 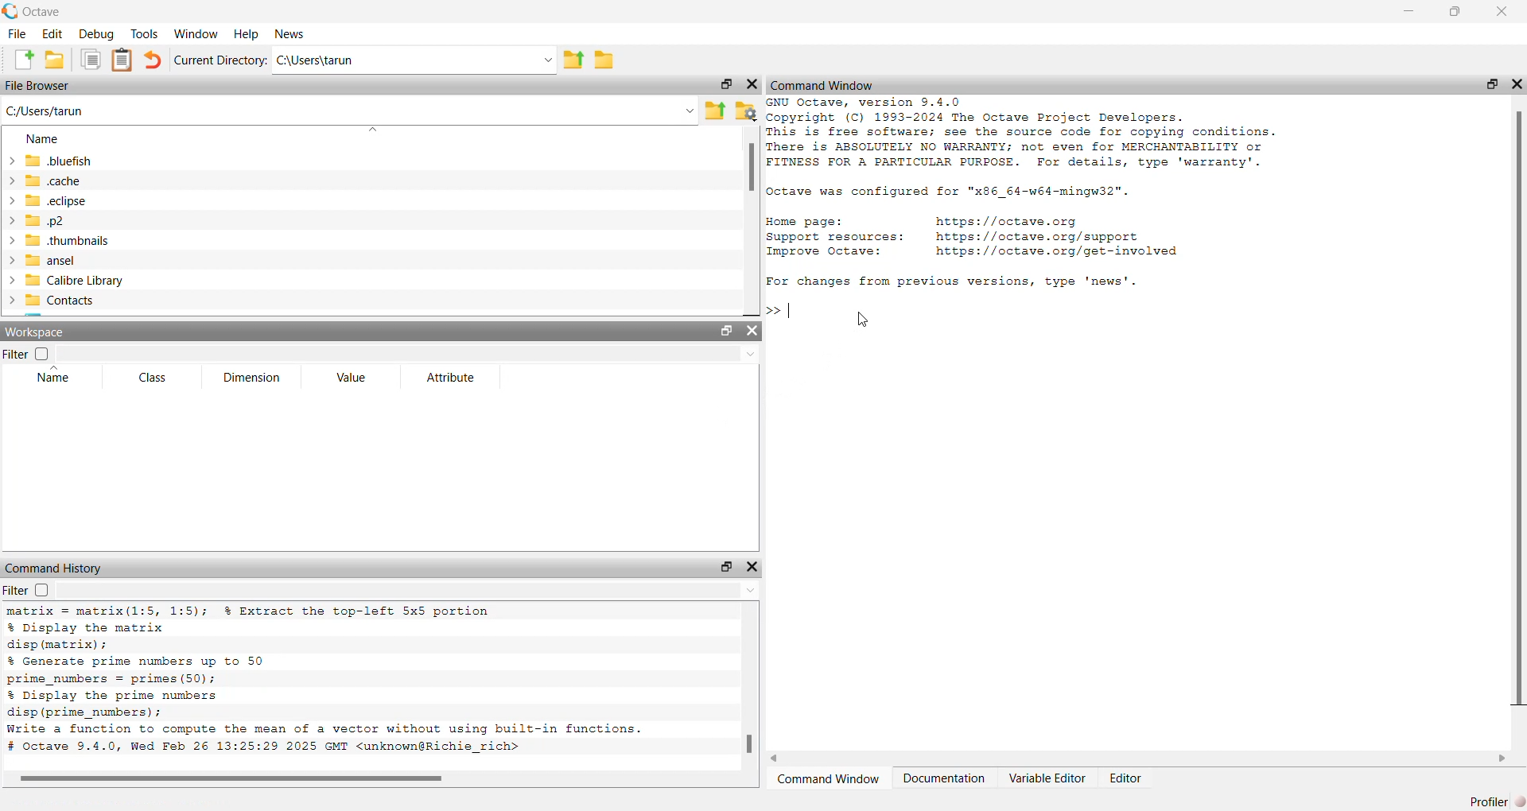 I want to click on Profiler, so click(x=1497, y=801).